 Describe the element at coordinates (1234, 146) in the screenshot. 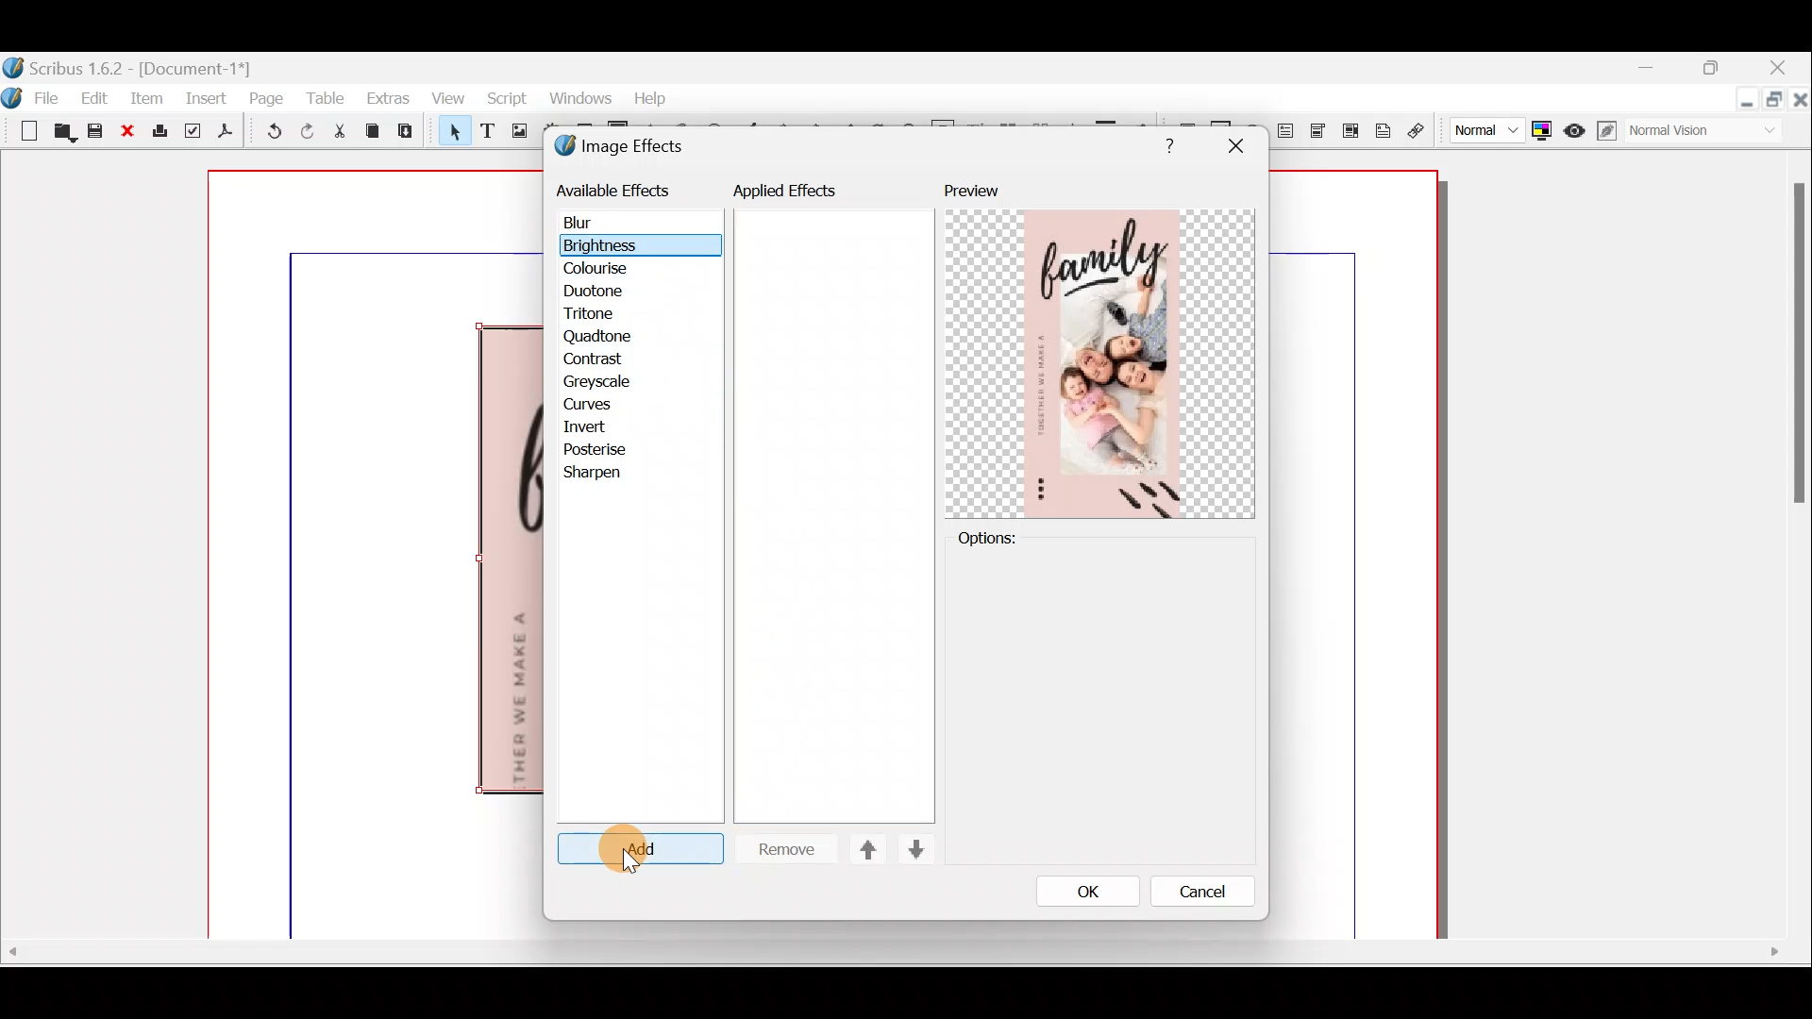

I see `` at that location.